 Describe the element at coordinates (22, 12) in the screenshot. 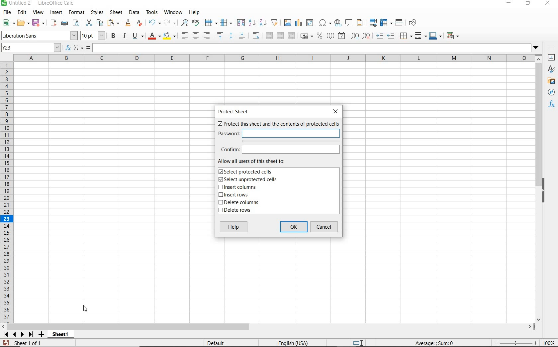

I see `EDIT` at that location.